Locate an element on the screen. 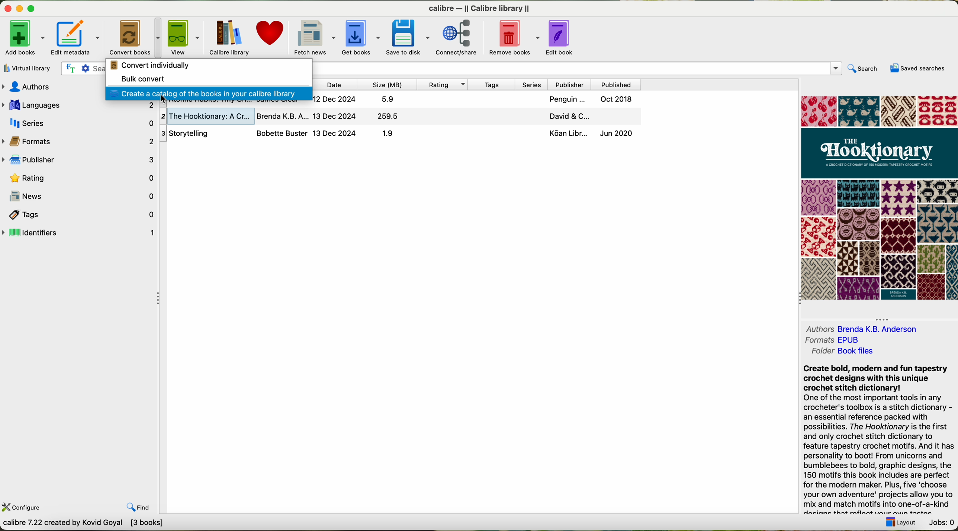 The image size is (958, 531). publisher is located at coordinates (569, 85).